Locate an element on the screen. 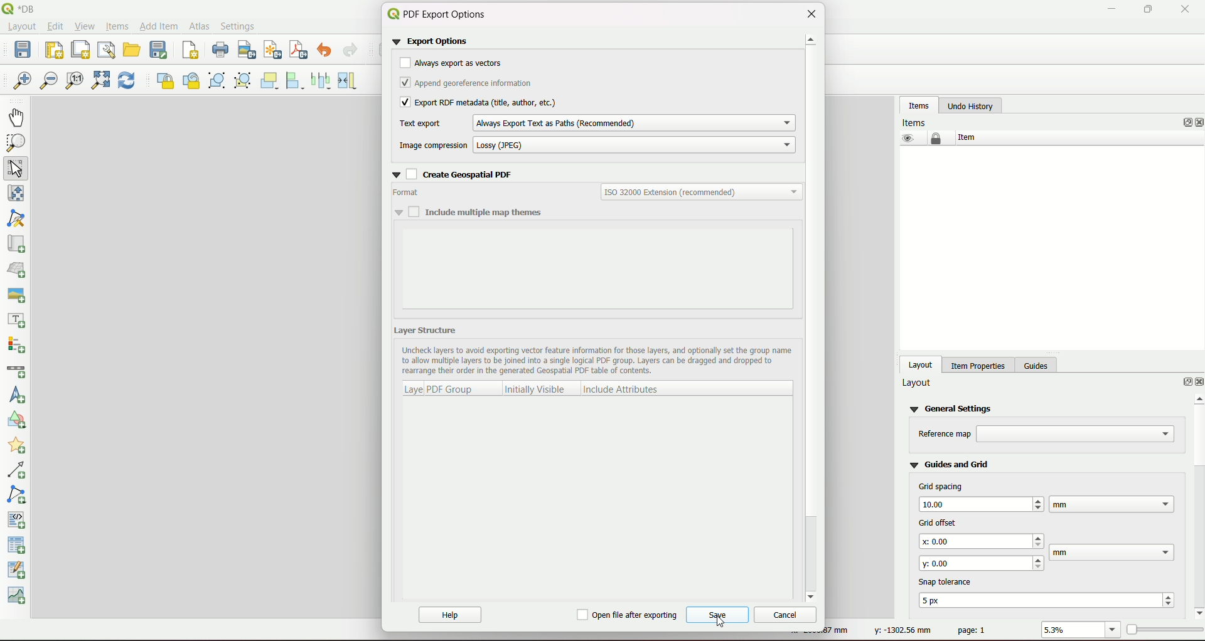 The image size is (1205, 641). save project is located at coordinates (25, 51).